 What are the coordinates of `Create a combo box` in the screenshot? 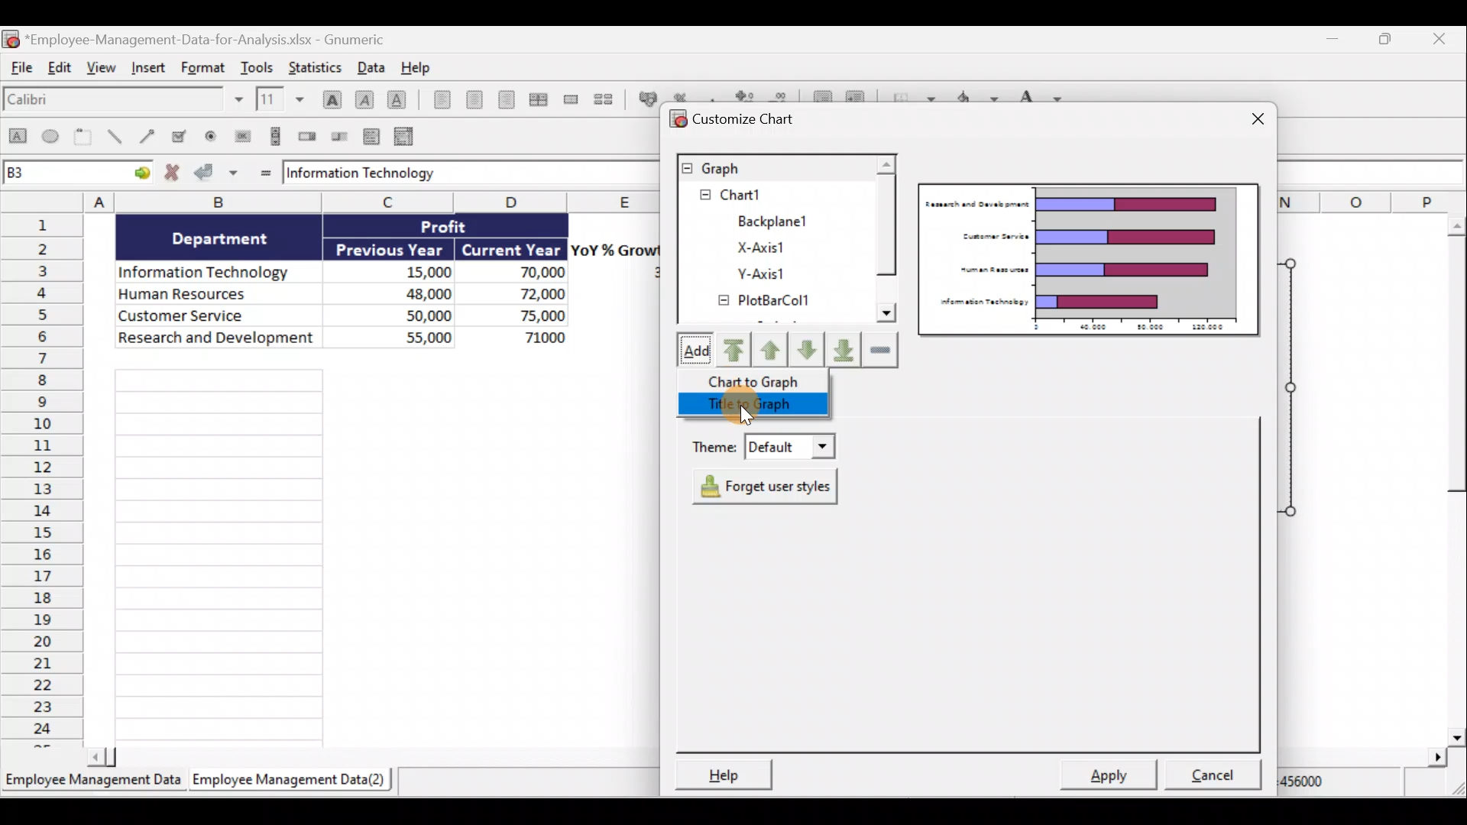 It's located at (407, 137).